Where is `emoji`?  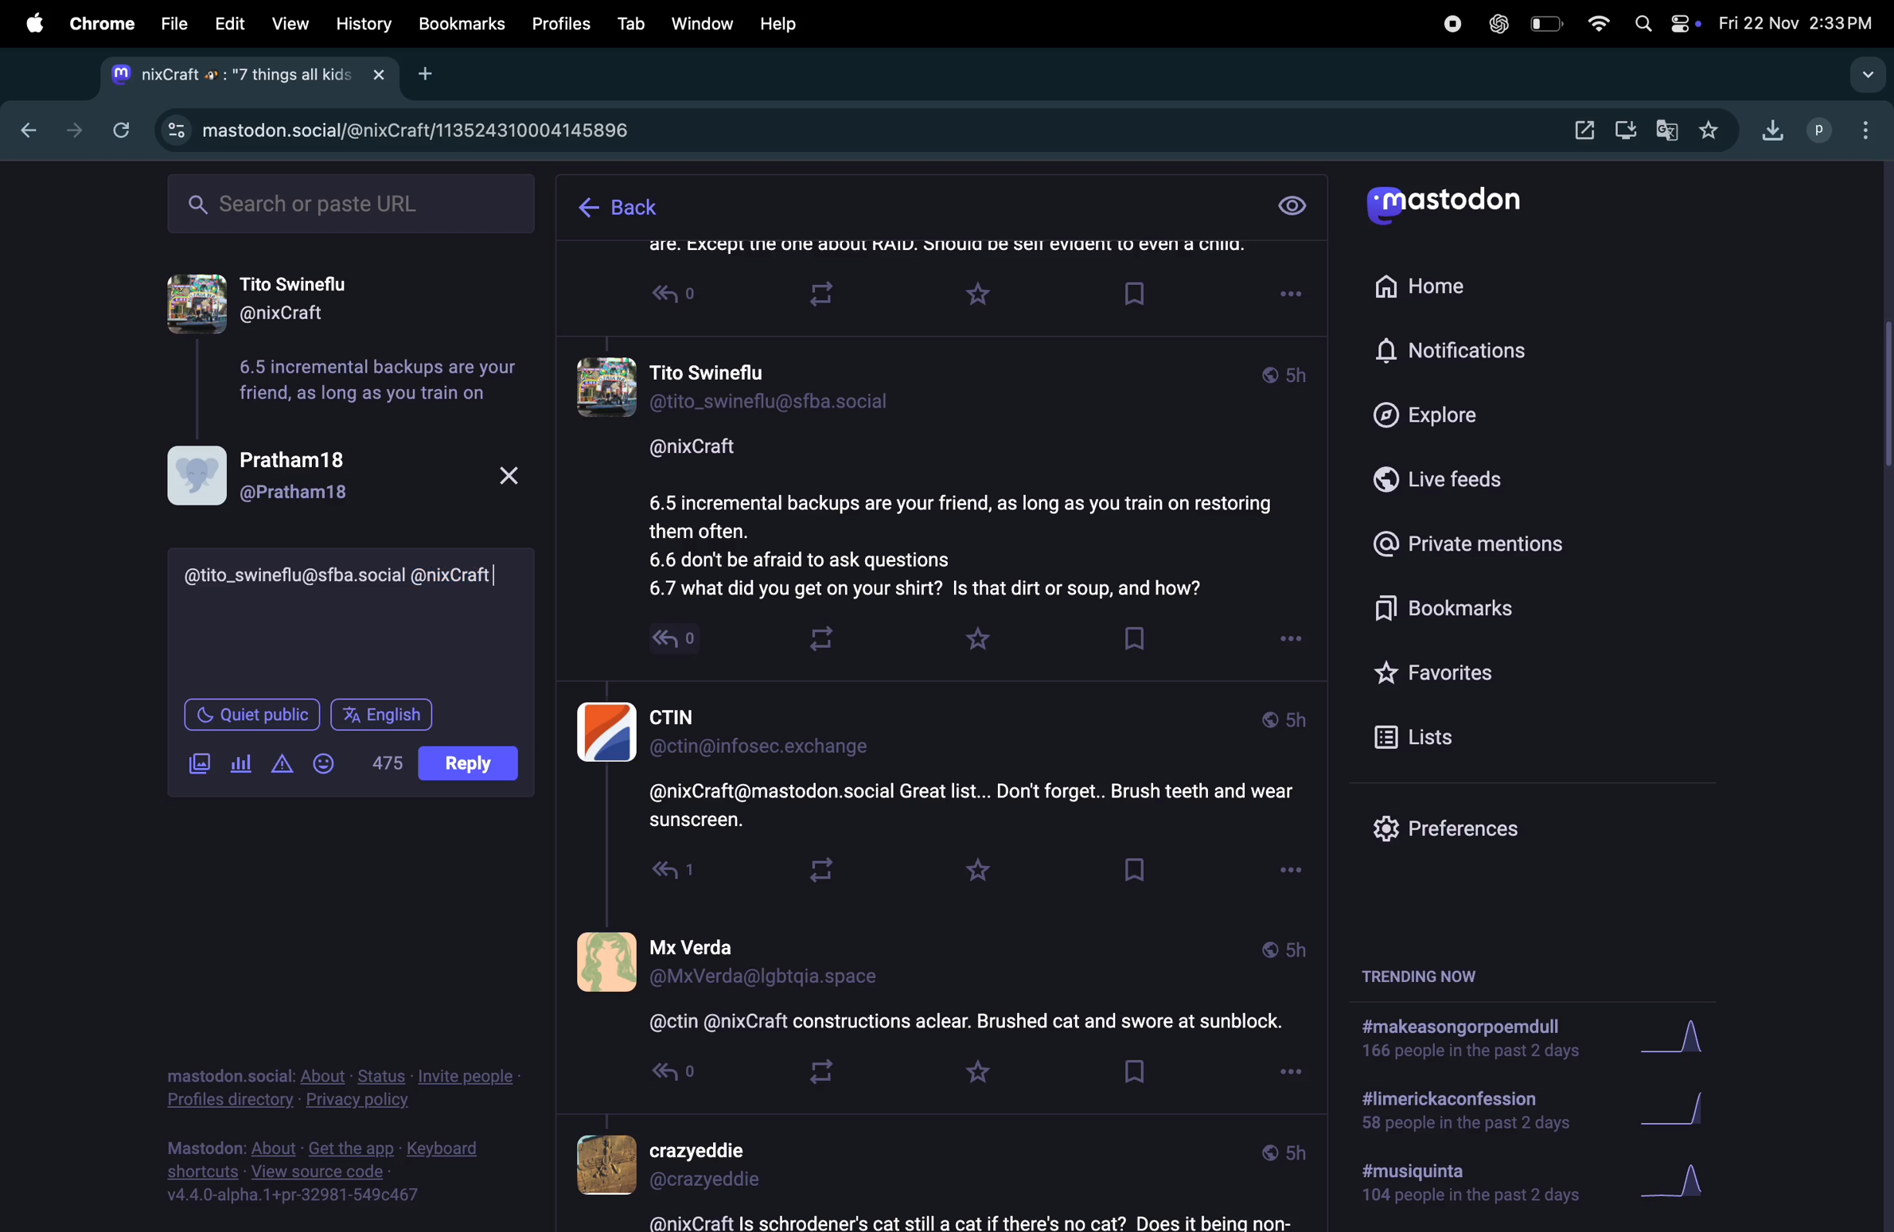
emoji is located at coordinates (337, 763).